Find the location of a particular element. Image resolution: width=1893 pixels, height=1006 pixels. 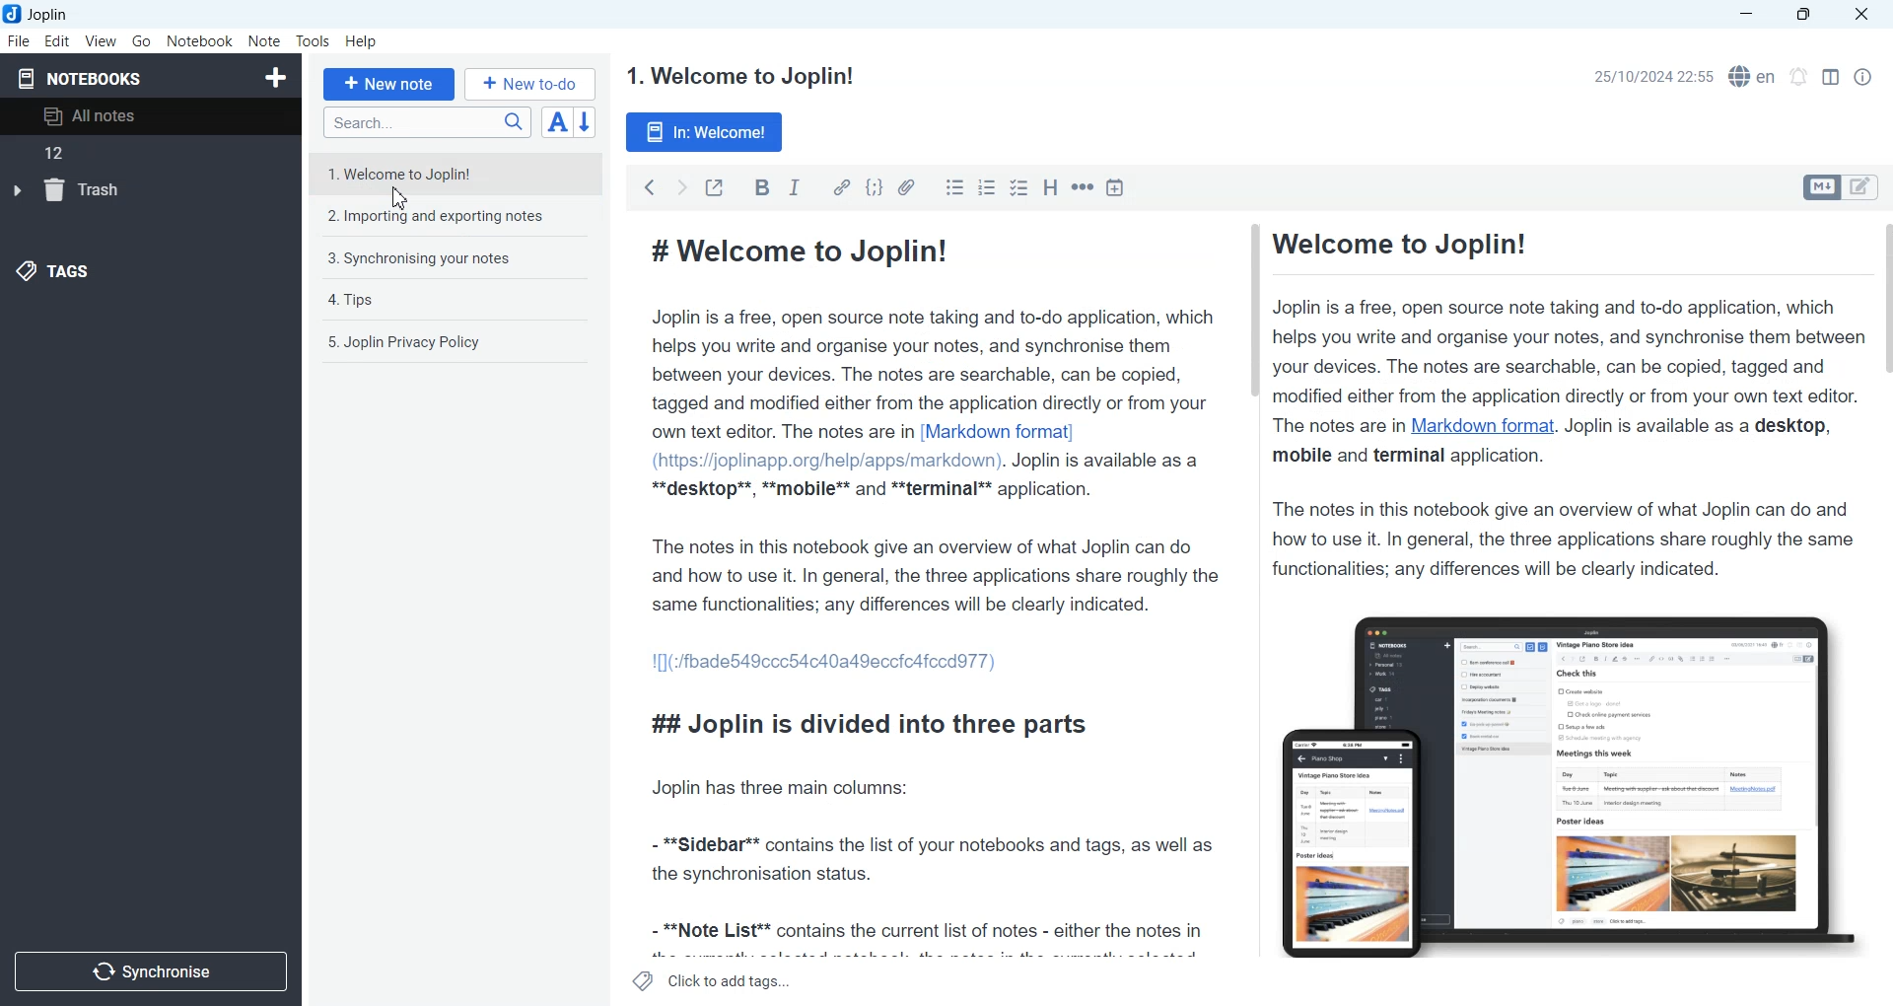

Minimize is located at coordinates (1746, 15).